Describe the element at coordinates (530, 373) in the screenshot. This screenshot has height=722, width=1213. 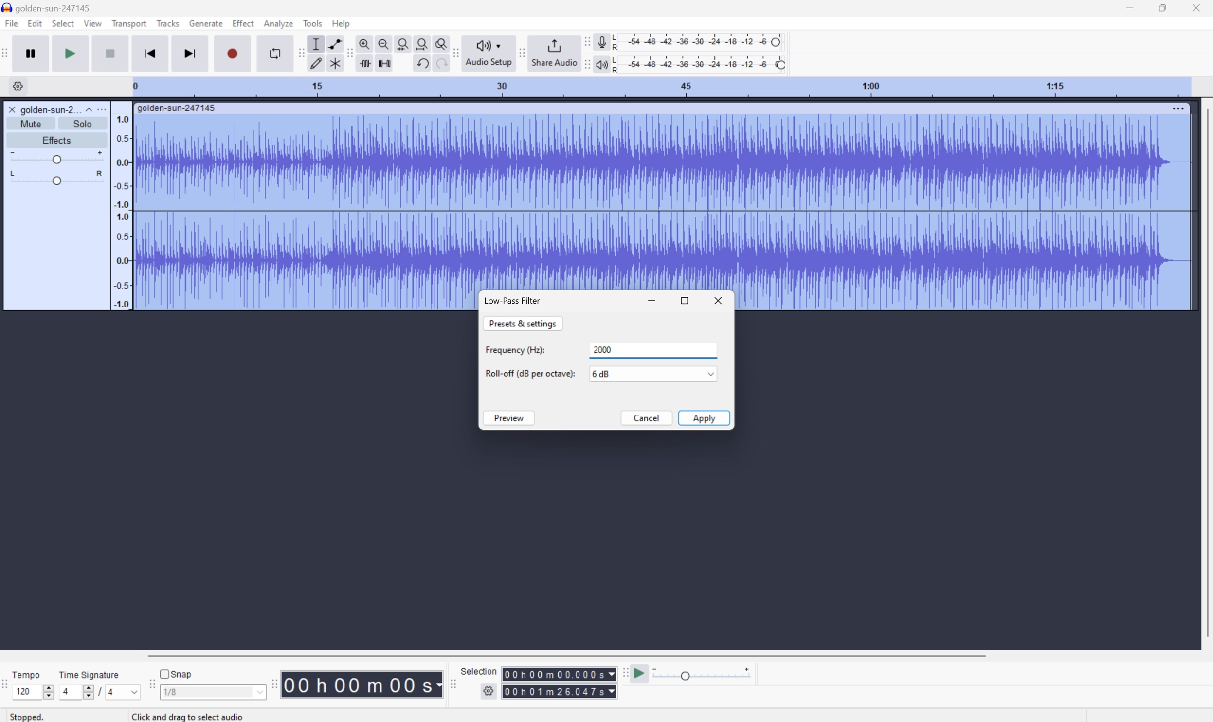
I see `Roll-off (dB per octave):` at that location.